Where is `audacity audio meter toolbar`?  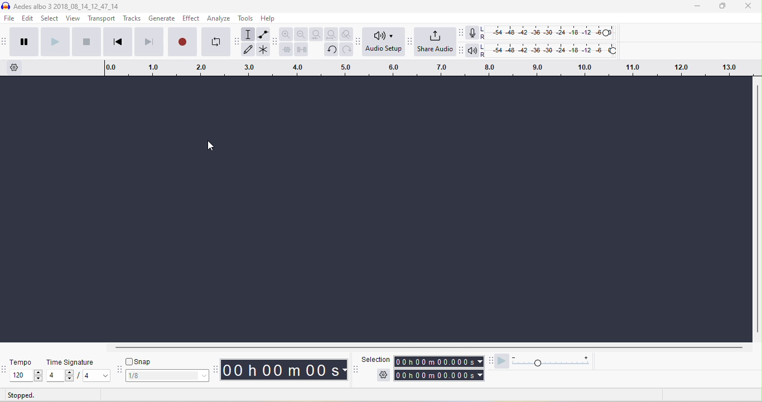
audacity audio meter toolbar is located at coordinates (461, 32).